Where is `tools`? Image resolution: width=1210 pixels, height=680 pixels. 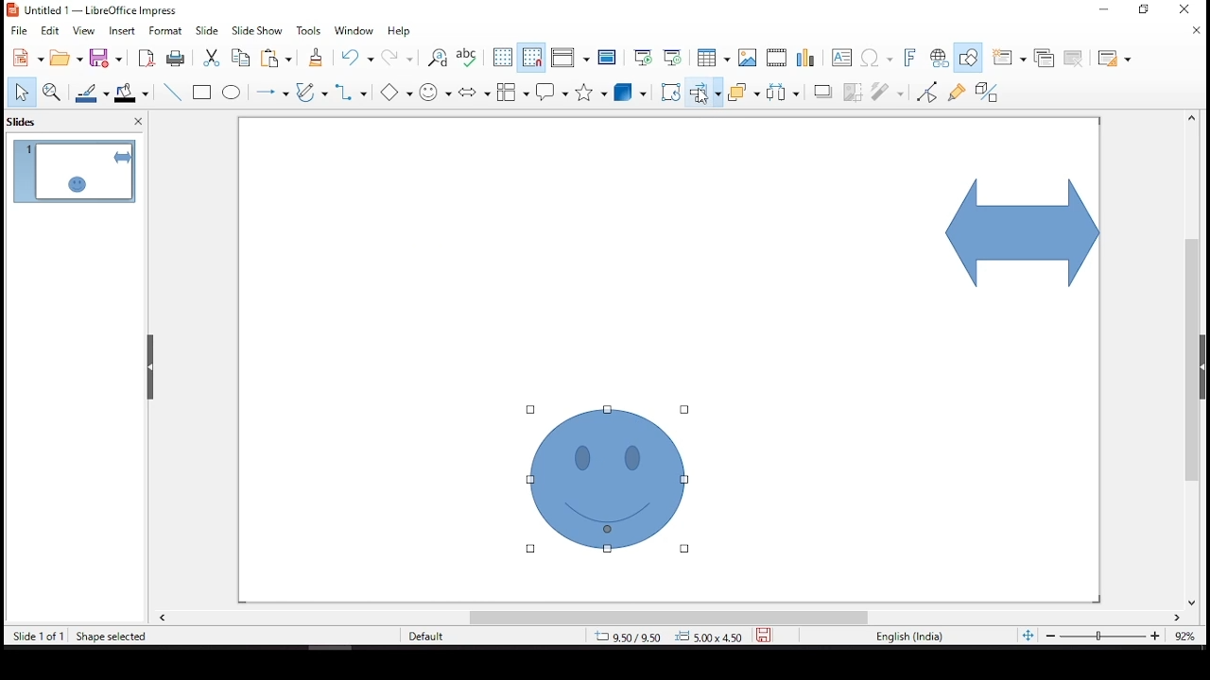
tools is located at coordinates (309, 31).